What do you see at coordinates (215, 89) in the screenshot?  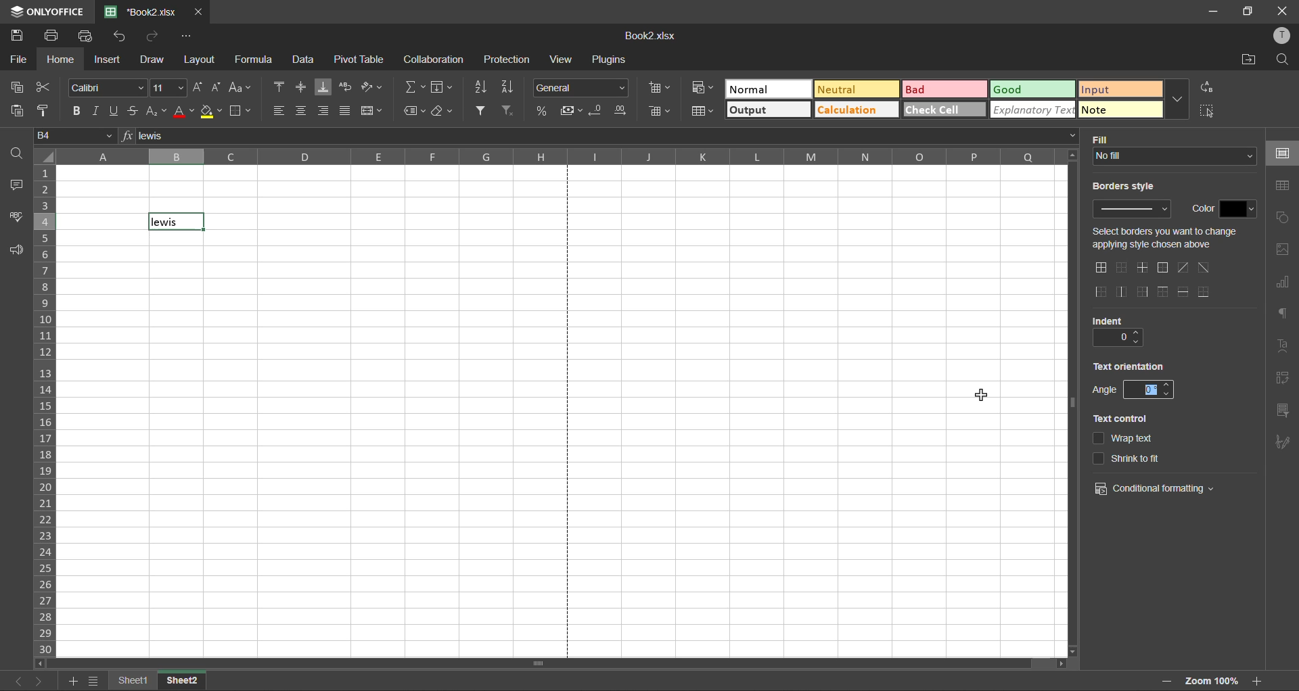 I see `decrement size` at bounding box center [215, 89].